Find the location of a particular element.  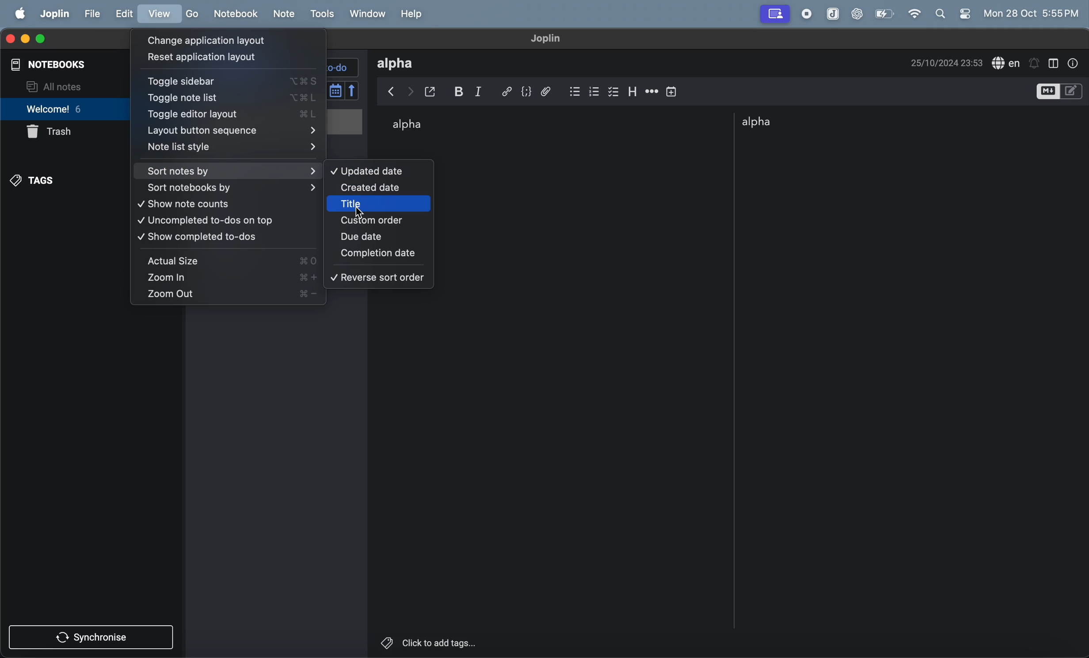

joplin icon is located at coordinates (832, 14).